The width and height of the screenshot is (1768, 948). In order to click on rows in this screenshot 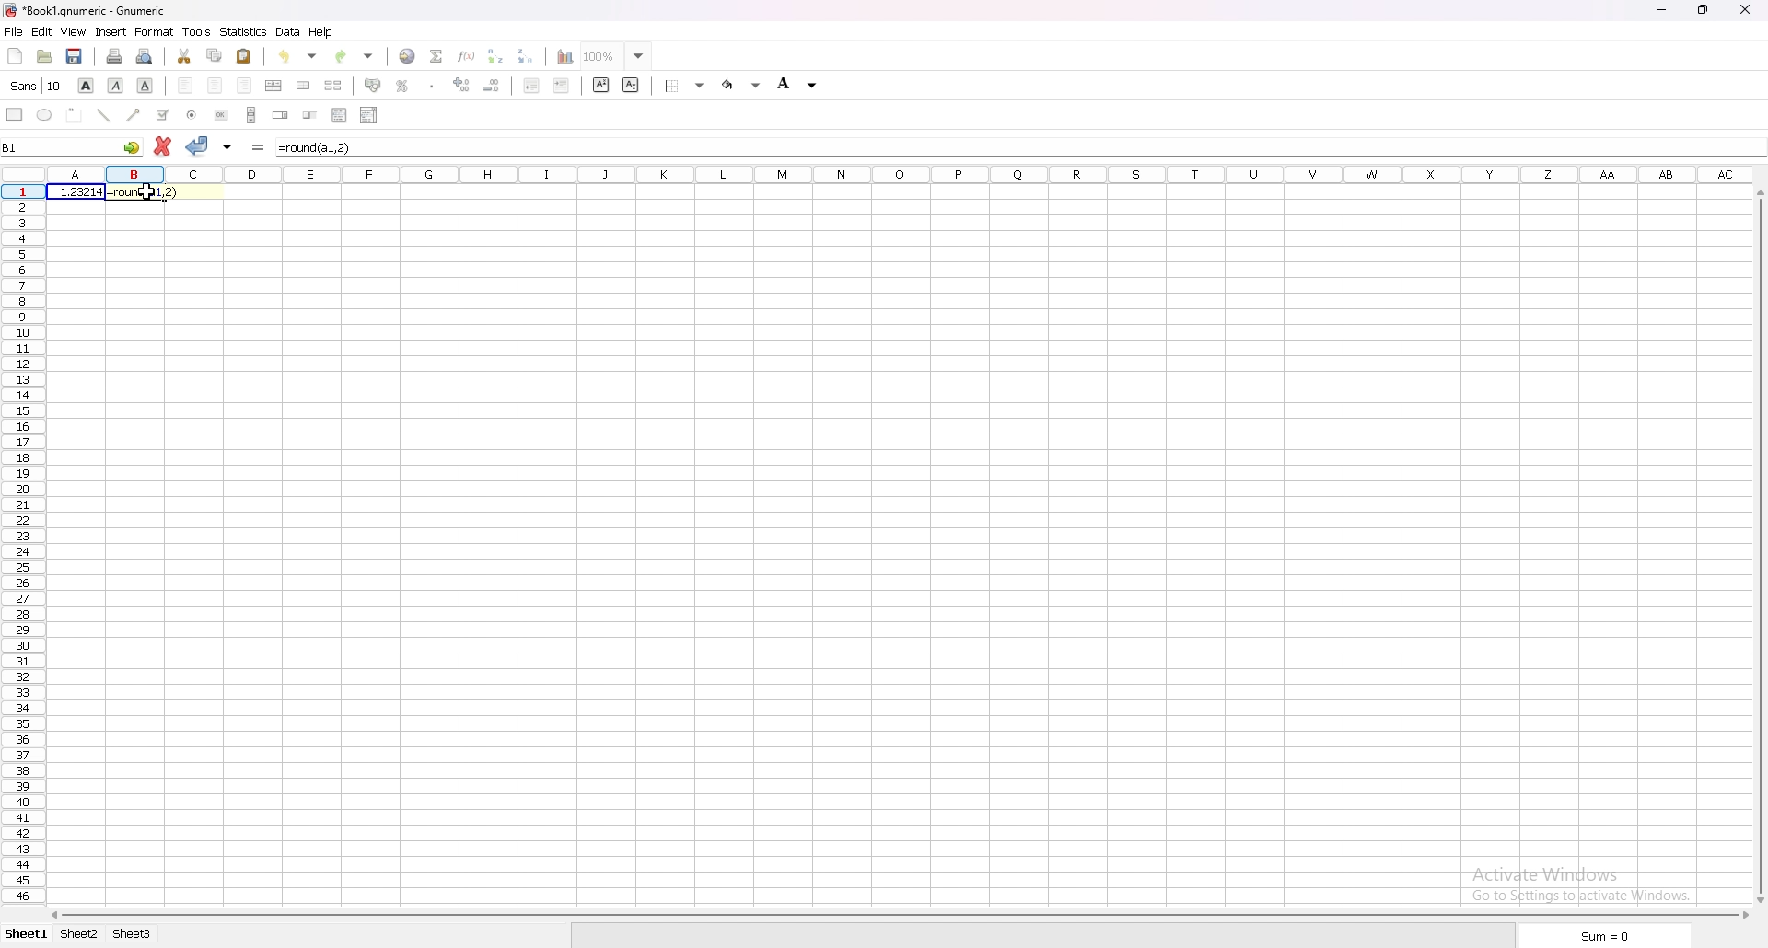, I will do `click(25, 547)`.